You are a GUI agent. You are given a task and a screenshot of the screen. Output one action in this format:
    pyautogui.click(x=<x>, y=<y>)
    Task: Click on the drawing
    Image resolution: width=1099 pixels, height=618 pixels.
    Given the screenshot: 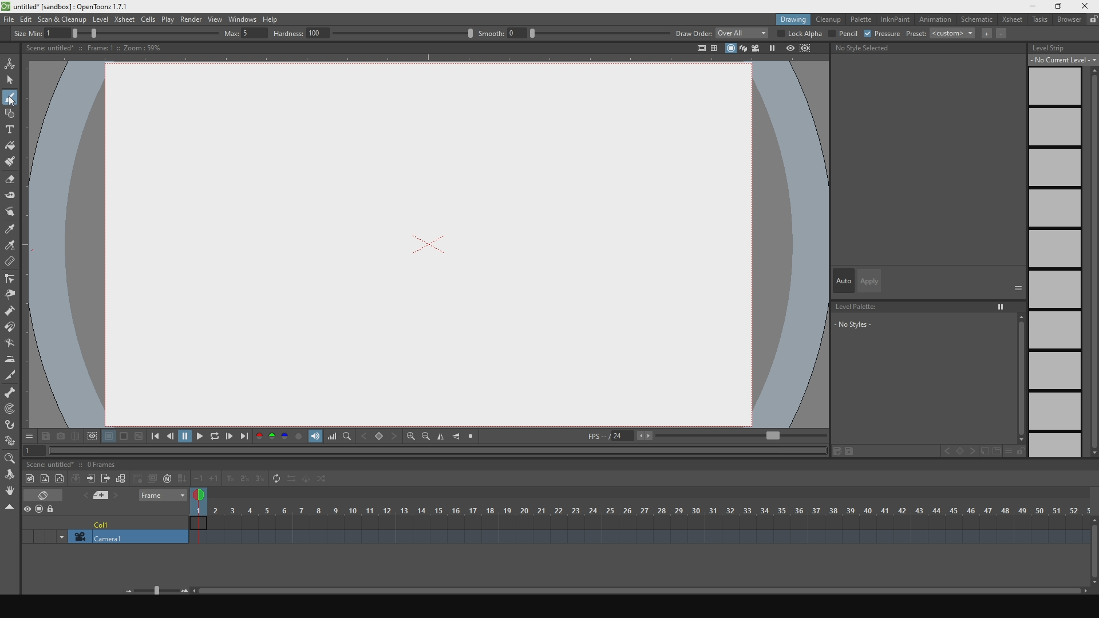 What is the action you would take?
    pyautogui.click(x=786, y=20)
    